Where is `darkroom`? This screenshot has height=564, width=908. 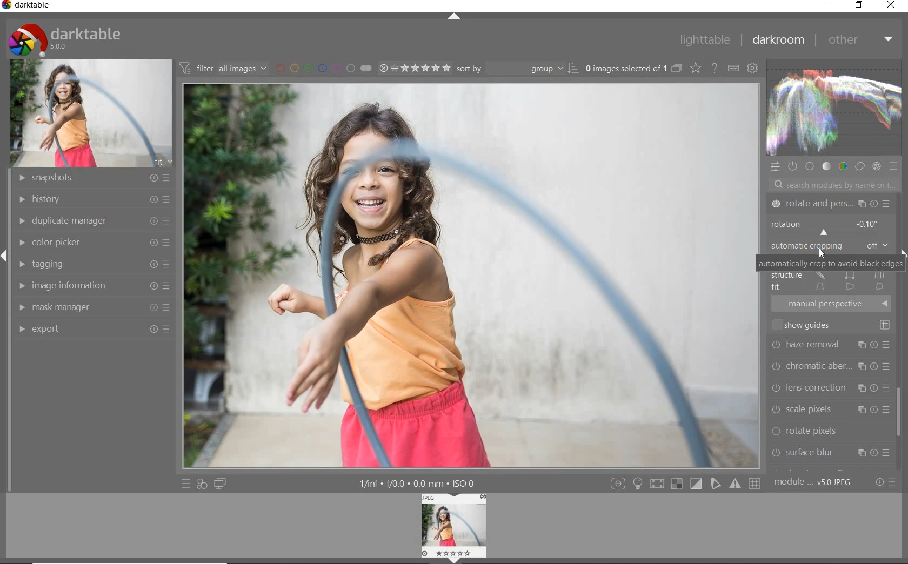 darkroom is located at coordinates (779, 39).